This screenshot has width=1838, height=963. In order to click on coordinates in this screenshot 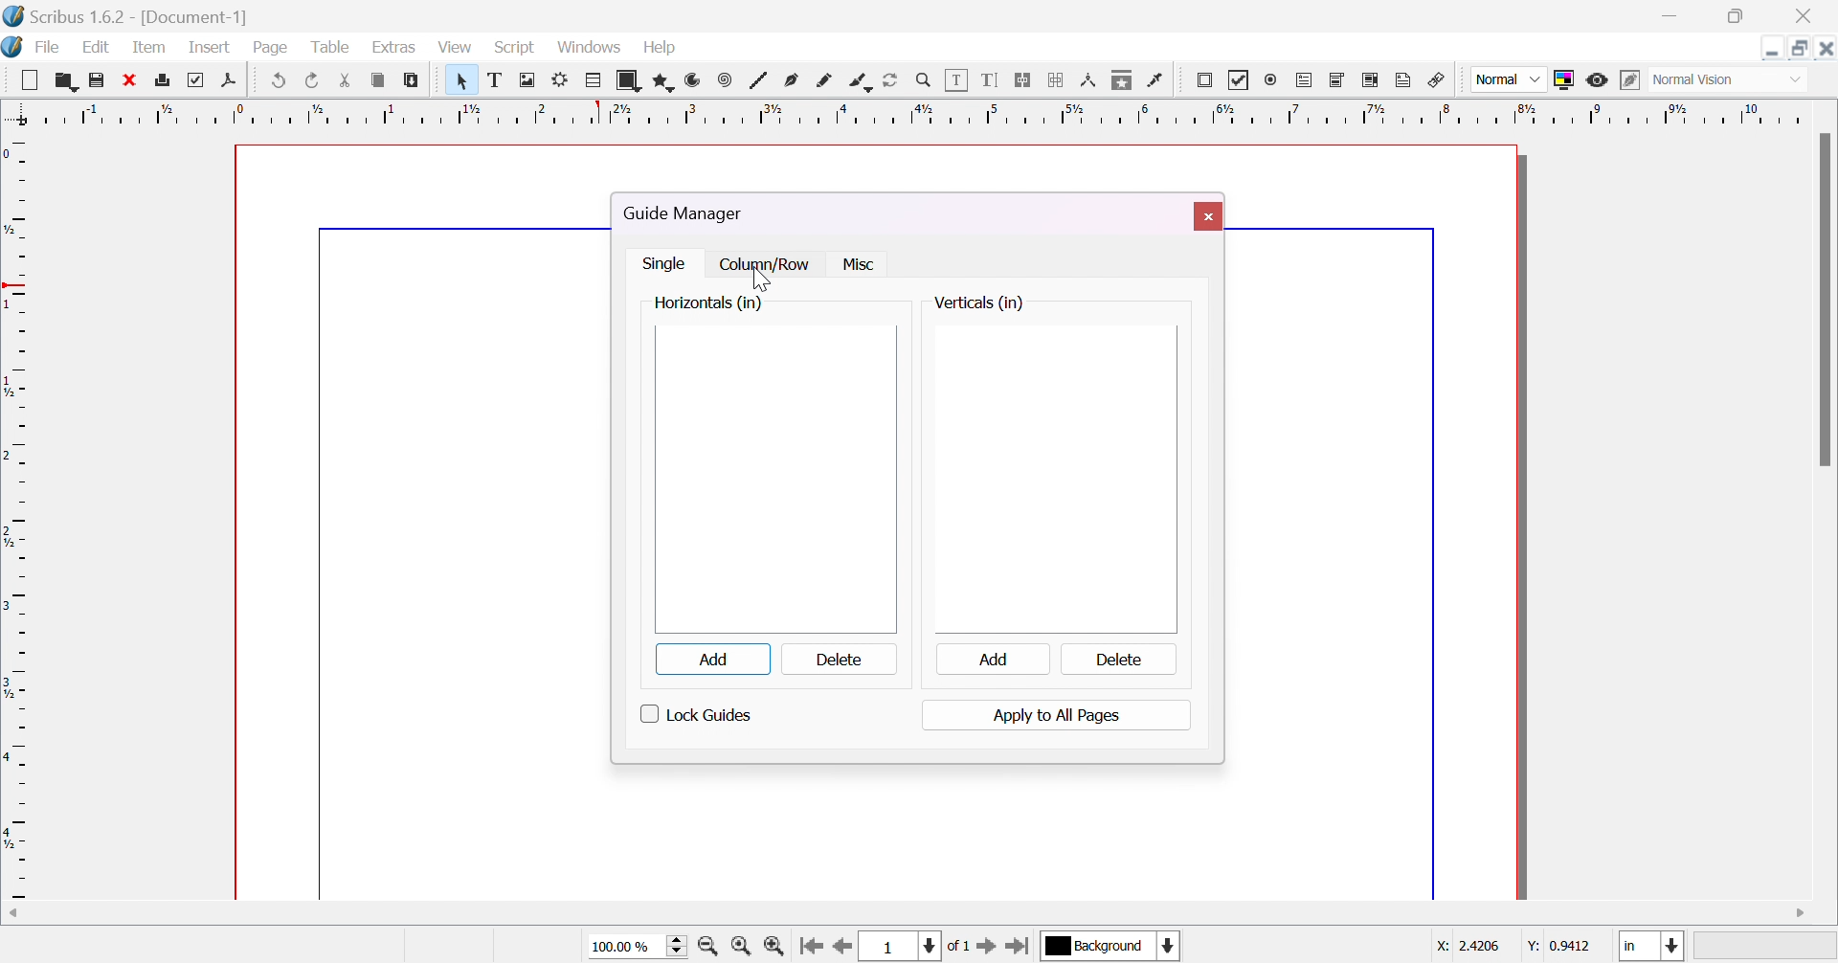, I will do `click(1503, 949)`.